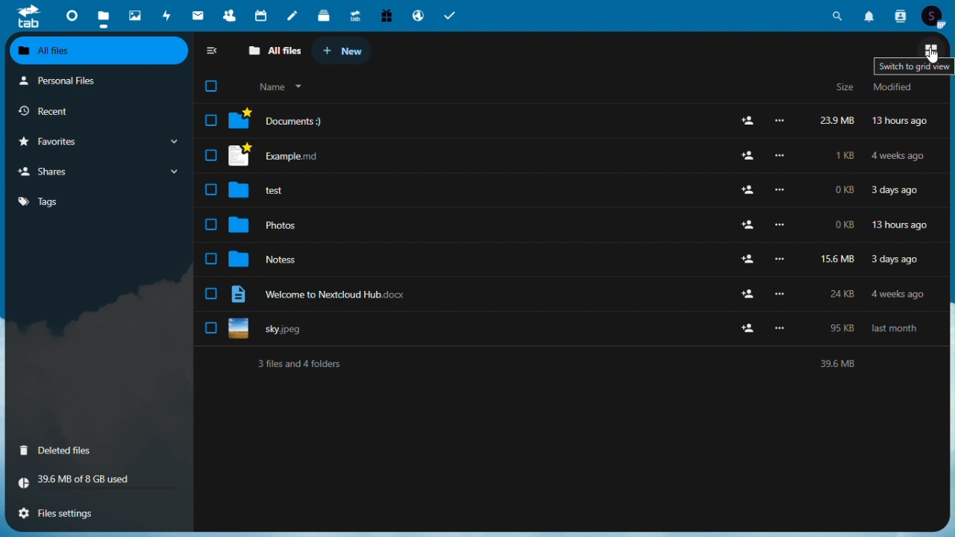 The image size is (955, 537). I want to click on Search, so click(841, 14).